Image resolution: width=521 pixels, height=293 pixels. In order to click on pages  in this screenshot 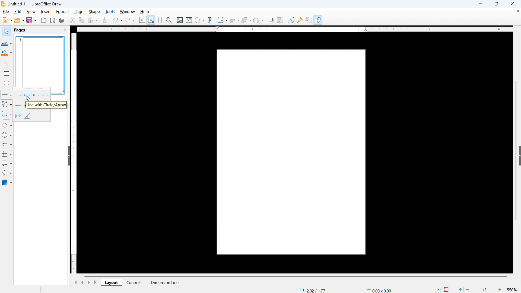, I will do `click(20, 30)`.